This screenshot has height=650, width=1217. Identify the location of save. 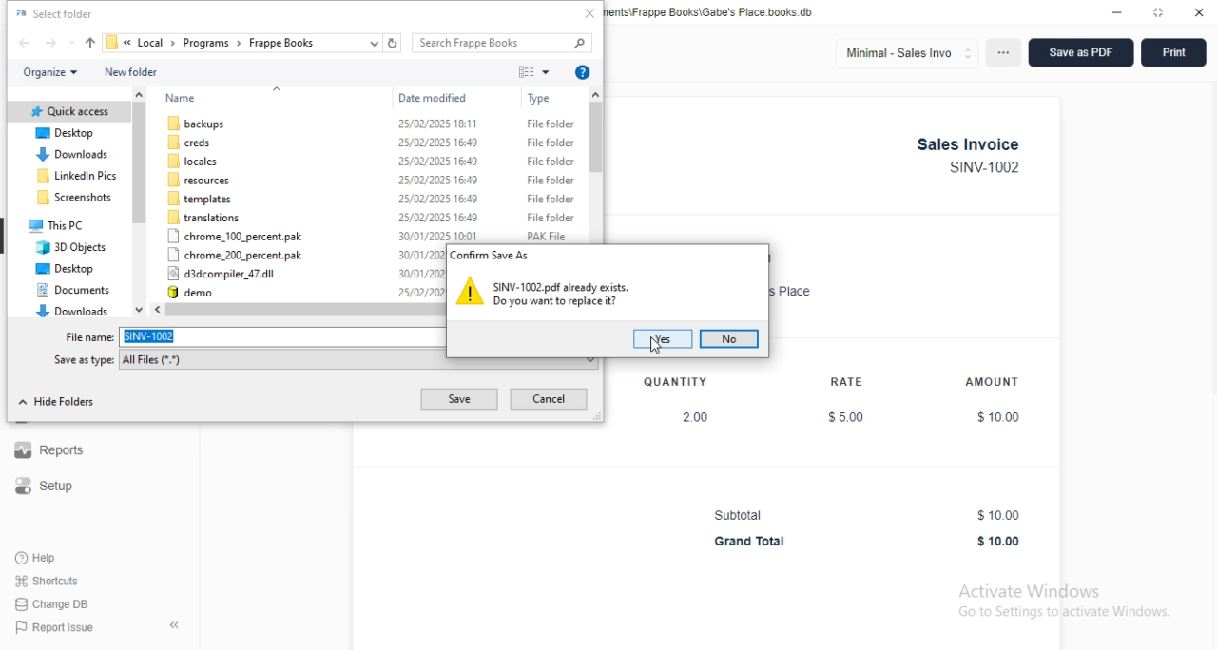
(458, 399).